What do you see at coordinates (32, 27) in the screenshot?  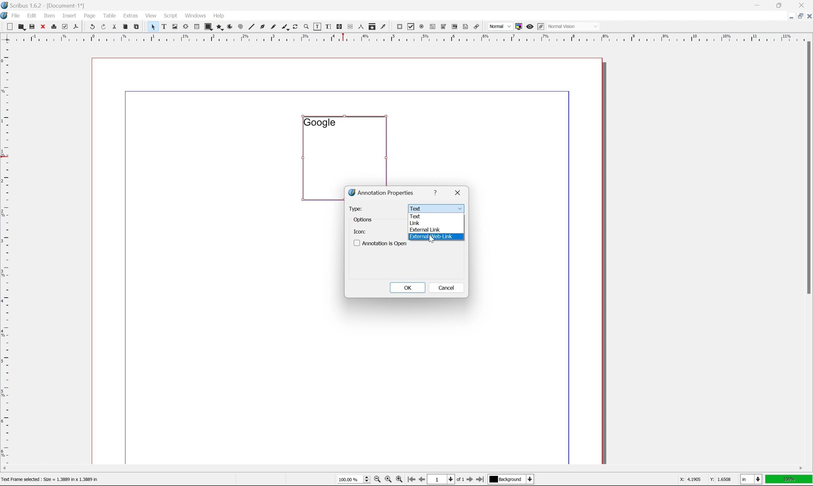 I see `save` at bounding box center [32, 27].